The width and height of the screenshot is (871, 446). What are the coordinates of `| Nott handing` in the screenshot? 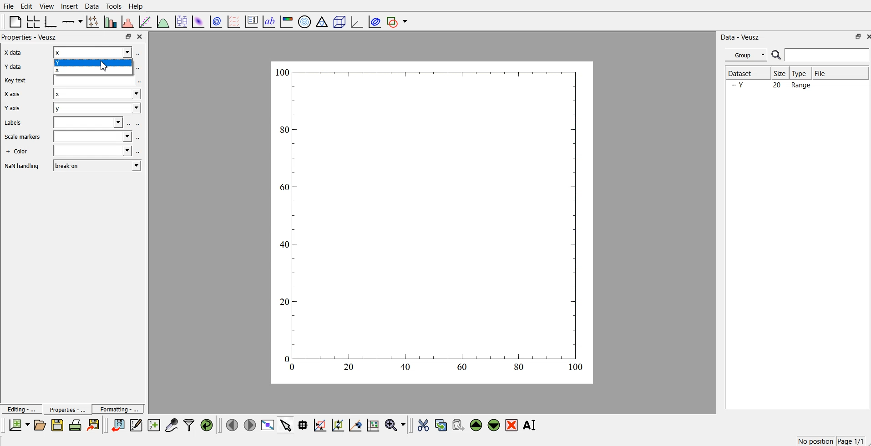 It's located at (23, 167).